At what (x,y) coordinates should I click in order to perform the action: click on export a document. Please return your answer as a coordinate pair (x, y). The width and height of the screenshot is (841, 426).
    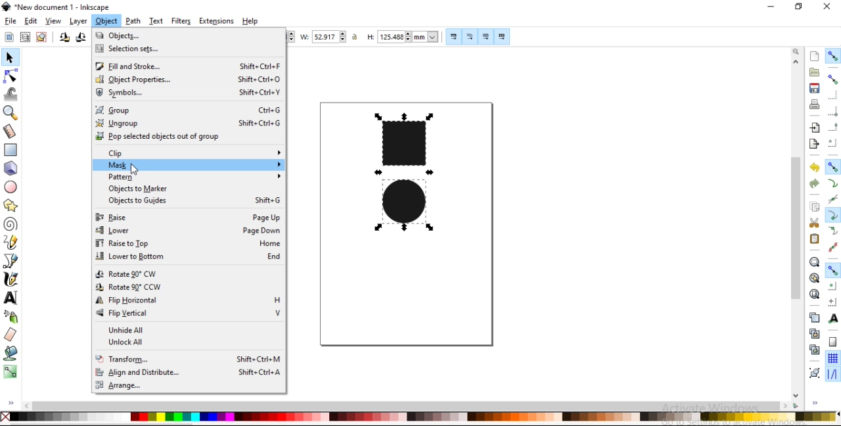
    Looking at the image, I should click on (813, 145).